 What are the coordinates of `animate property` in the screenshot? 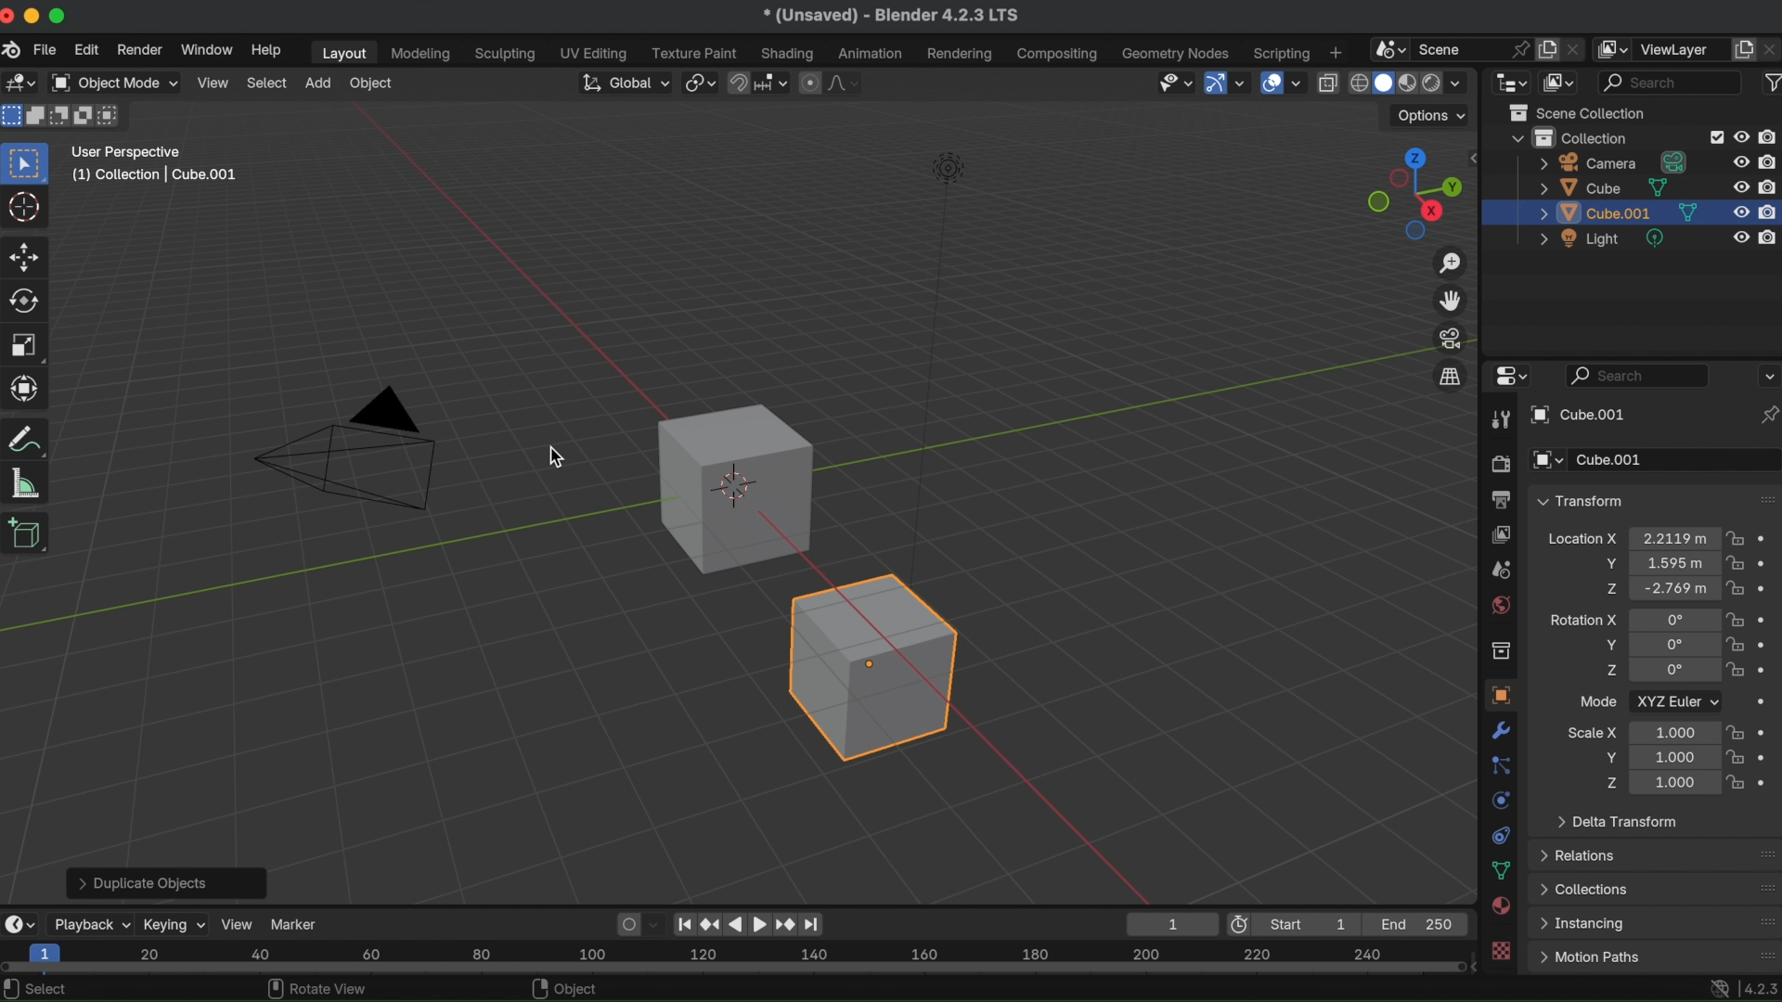 It's located at (1766, 704).